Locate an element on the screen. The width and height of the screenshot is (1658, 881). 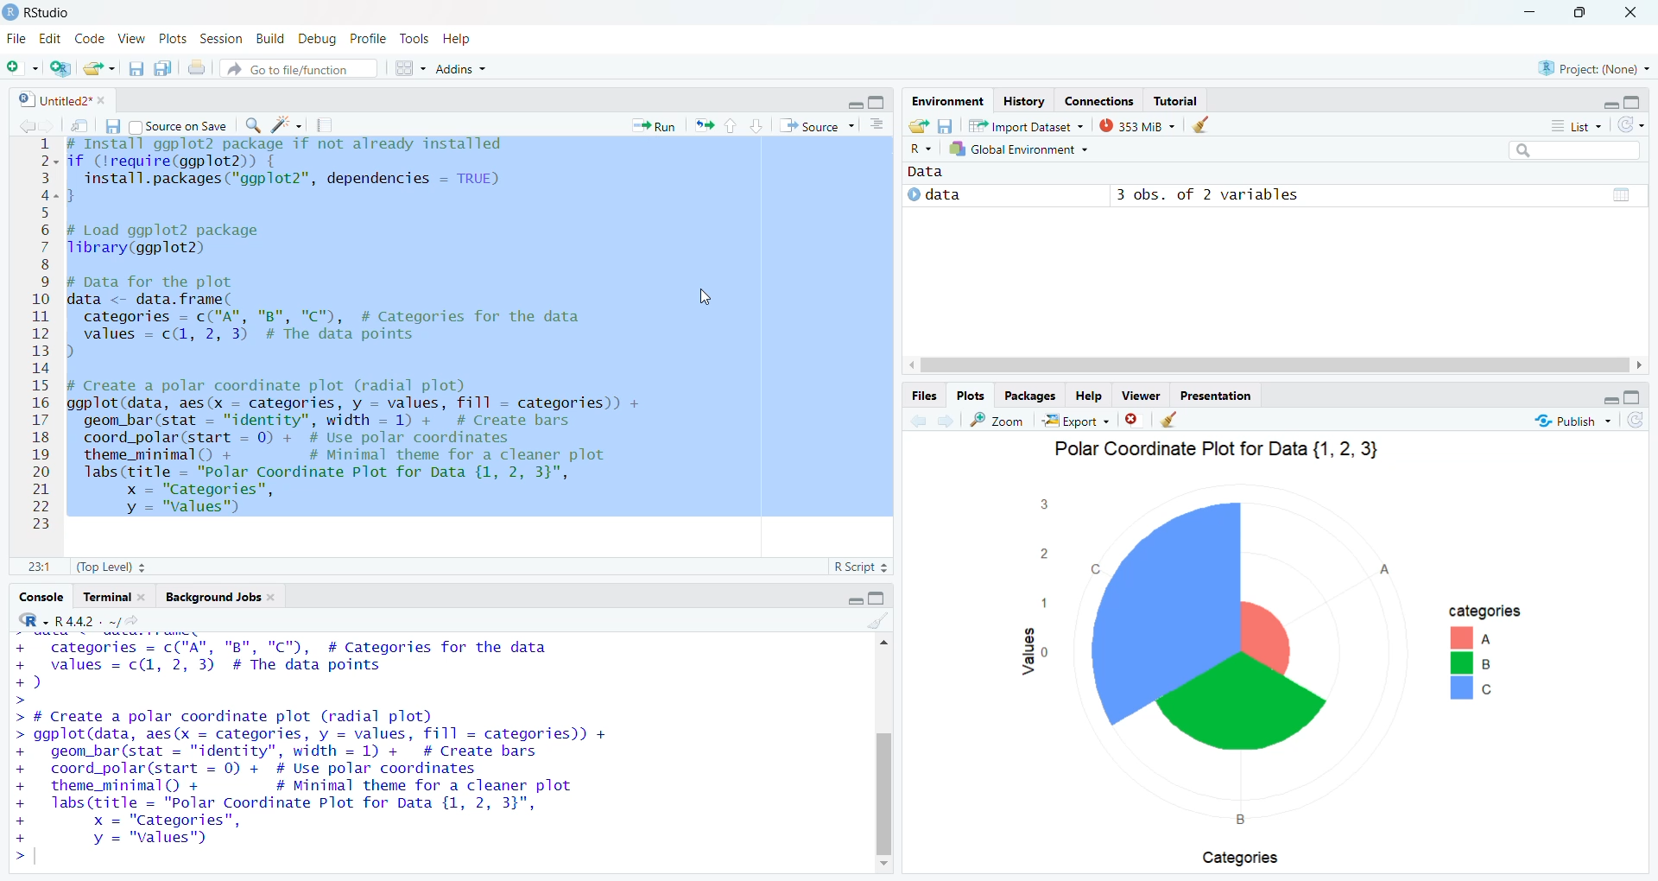
chart is located at coordinates (1227, 662).